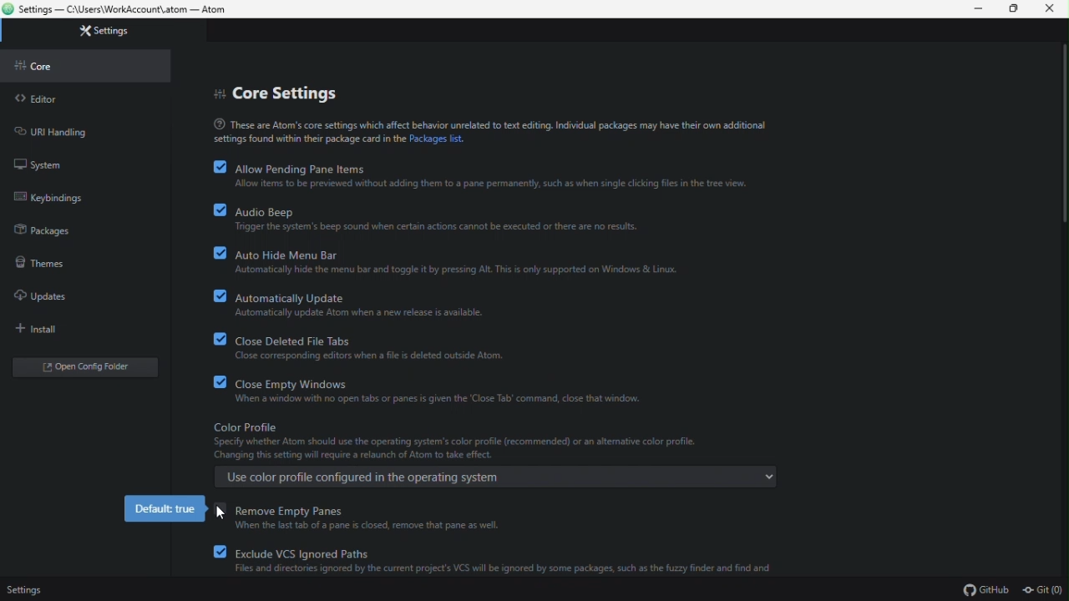 This screenshot has width=1069, height=601. I want to click on remove empty panes, so click(377, 519).